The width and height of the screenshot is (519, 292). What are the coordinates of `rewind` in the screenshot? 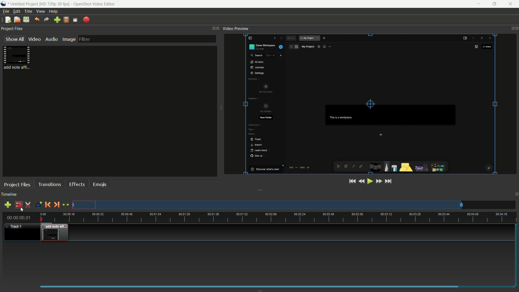 It's located at (361, 181).